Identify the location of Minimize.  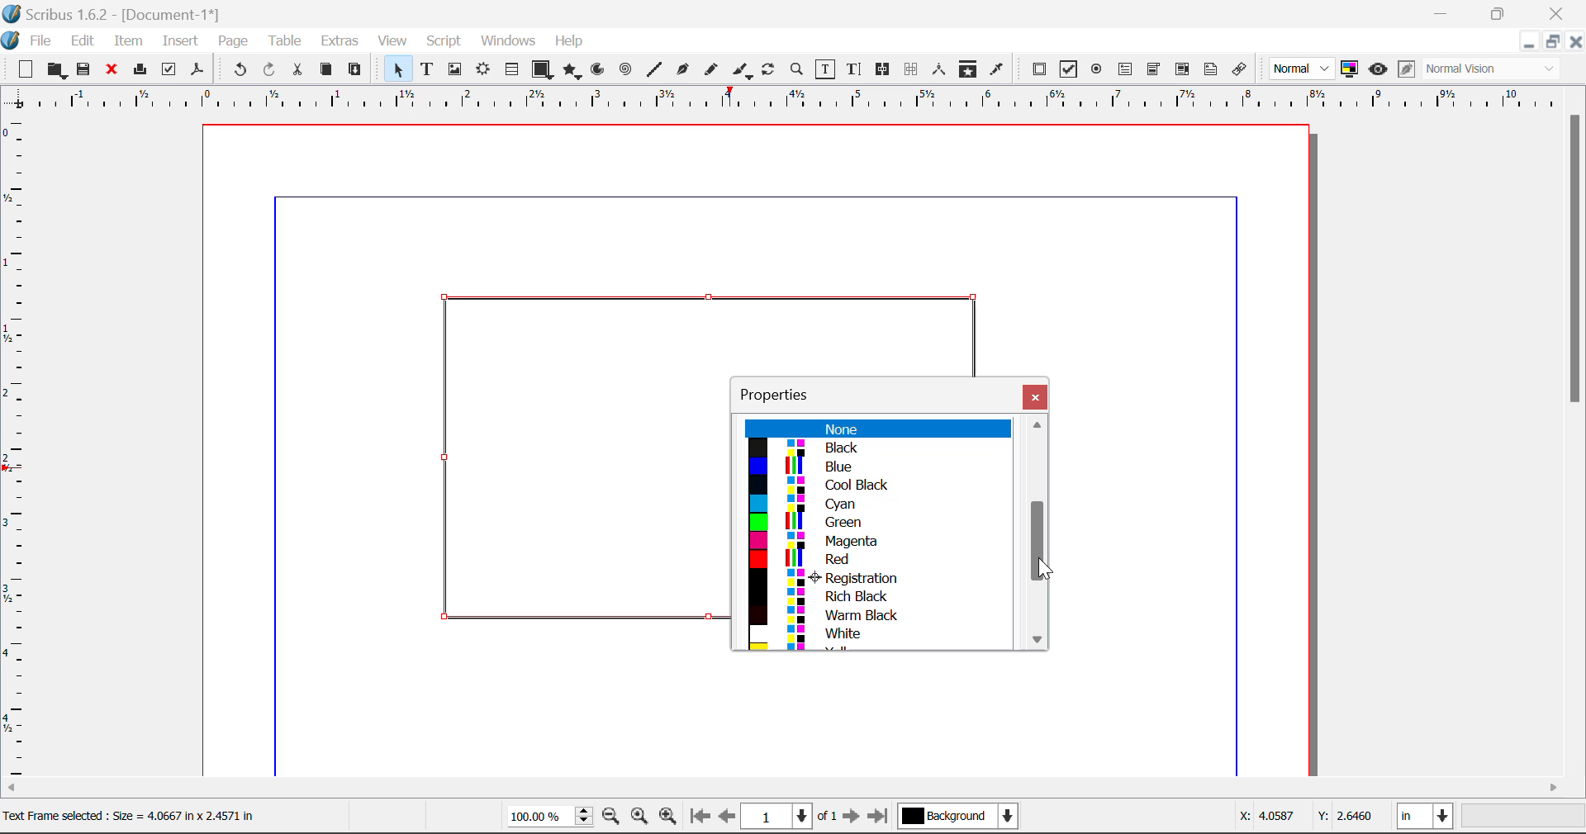
(1552, 41).